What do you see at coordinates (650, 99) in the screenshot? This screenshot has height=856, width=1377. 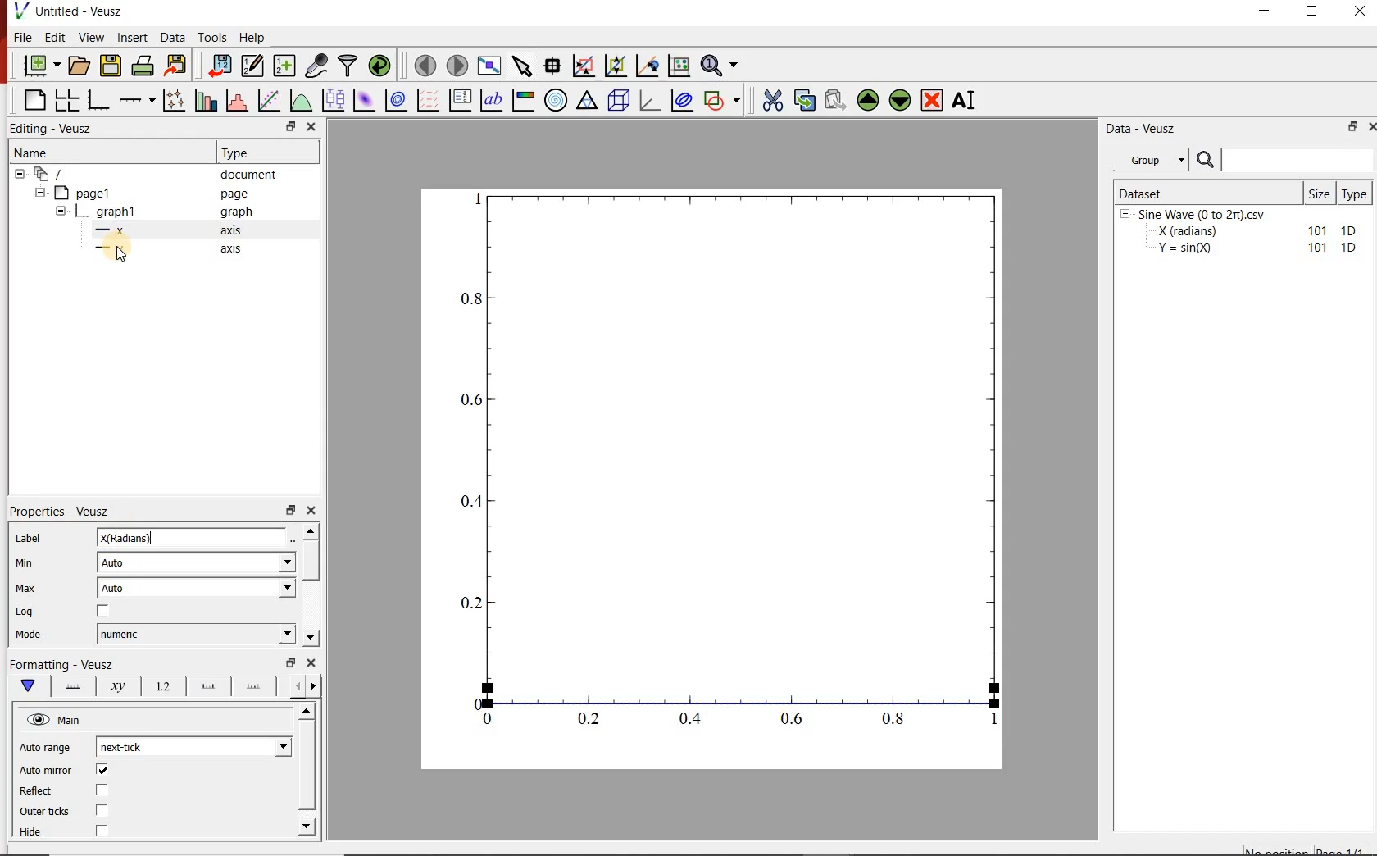 I see `3d graph` at bounding box center [650, 99].